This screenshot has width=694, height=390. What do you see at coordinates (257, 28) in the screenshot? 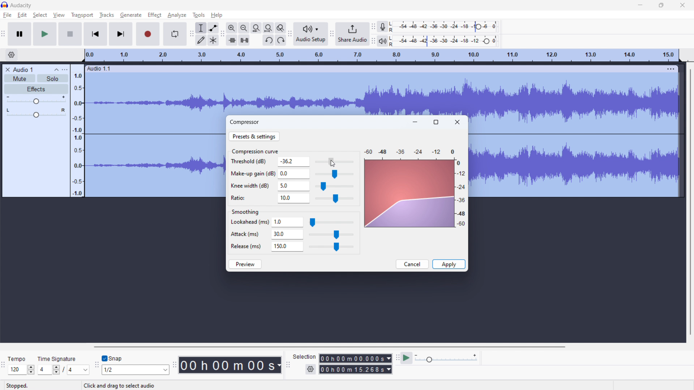
I see `fit selection to width` at bounding box center [257, 28].